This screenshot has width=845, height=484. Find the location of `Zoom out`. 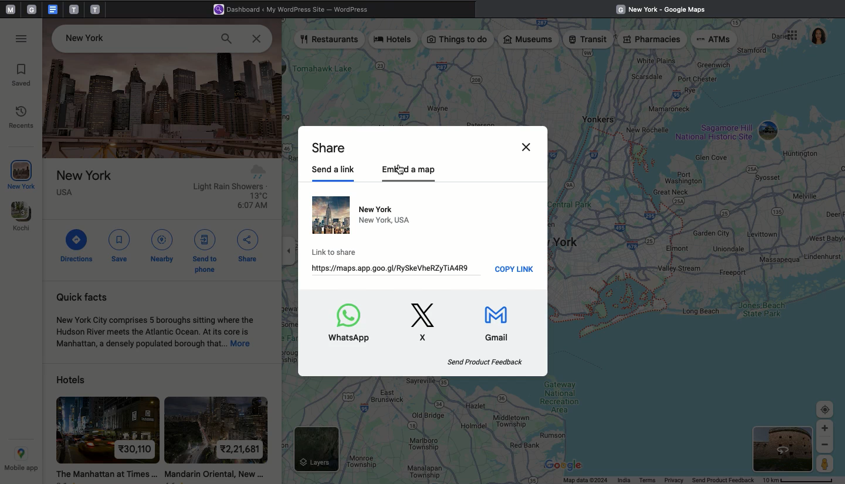

Zoom out is located at coordinates (825, 446).